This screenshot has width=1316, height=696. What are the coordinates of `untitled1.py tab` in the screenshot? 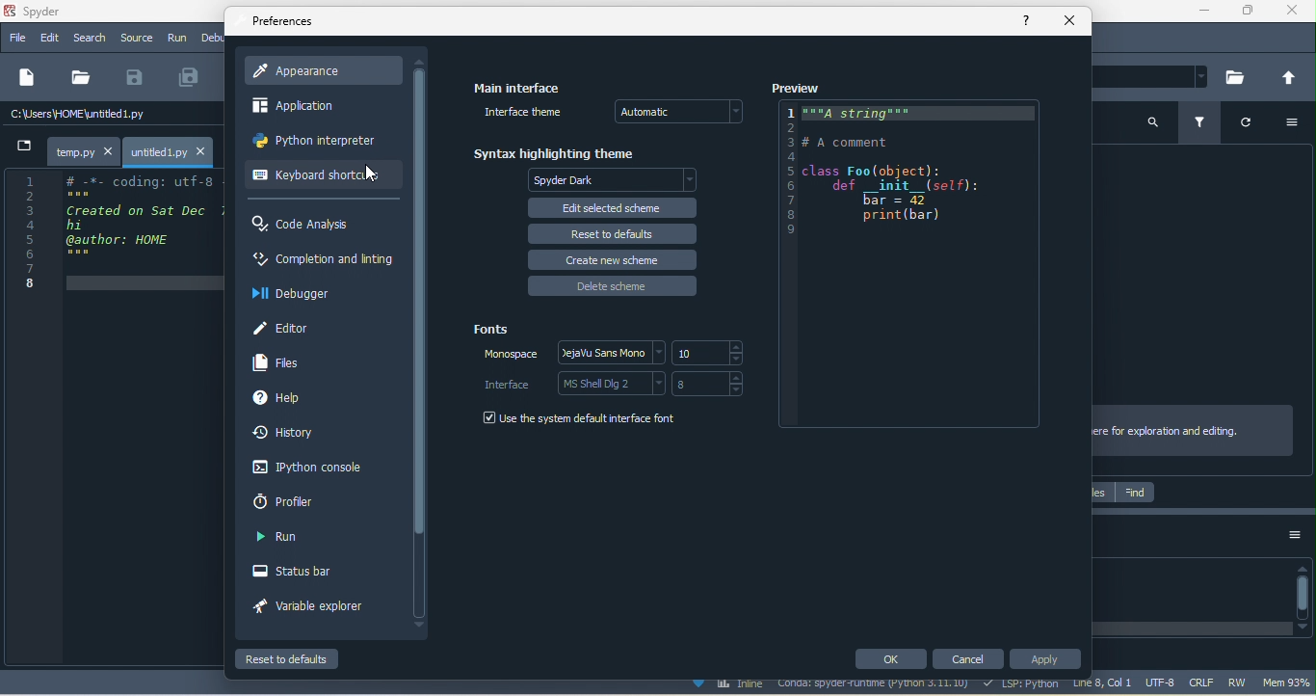 It's located at (171, 150).